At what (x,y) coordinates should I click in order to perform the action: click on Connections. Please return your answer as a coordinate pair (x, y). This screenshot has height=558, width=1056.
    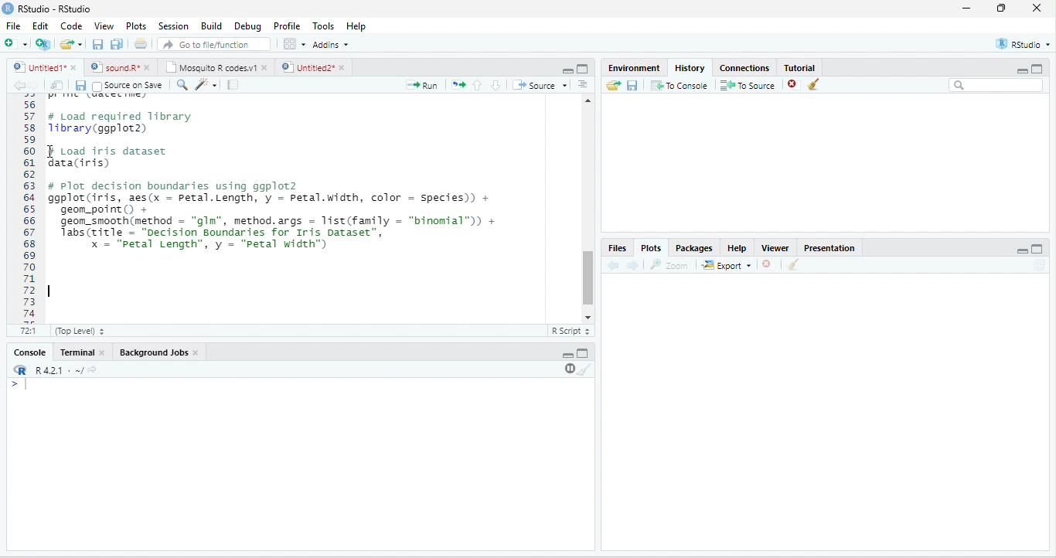
    Looking at the image, I should click on (744, 68).